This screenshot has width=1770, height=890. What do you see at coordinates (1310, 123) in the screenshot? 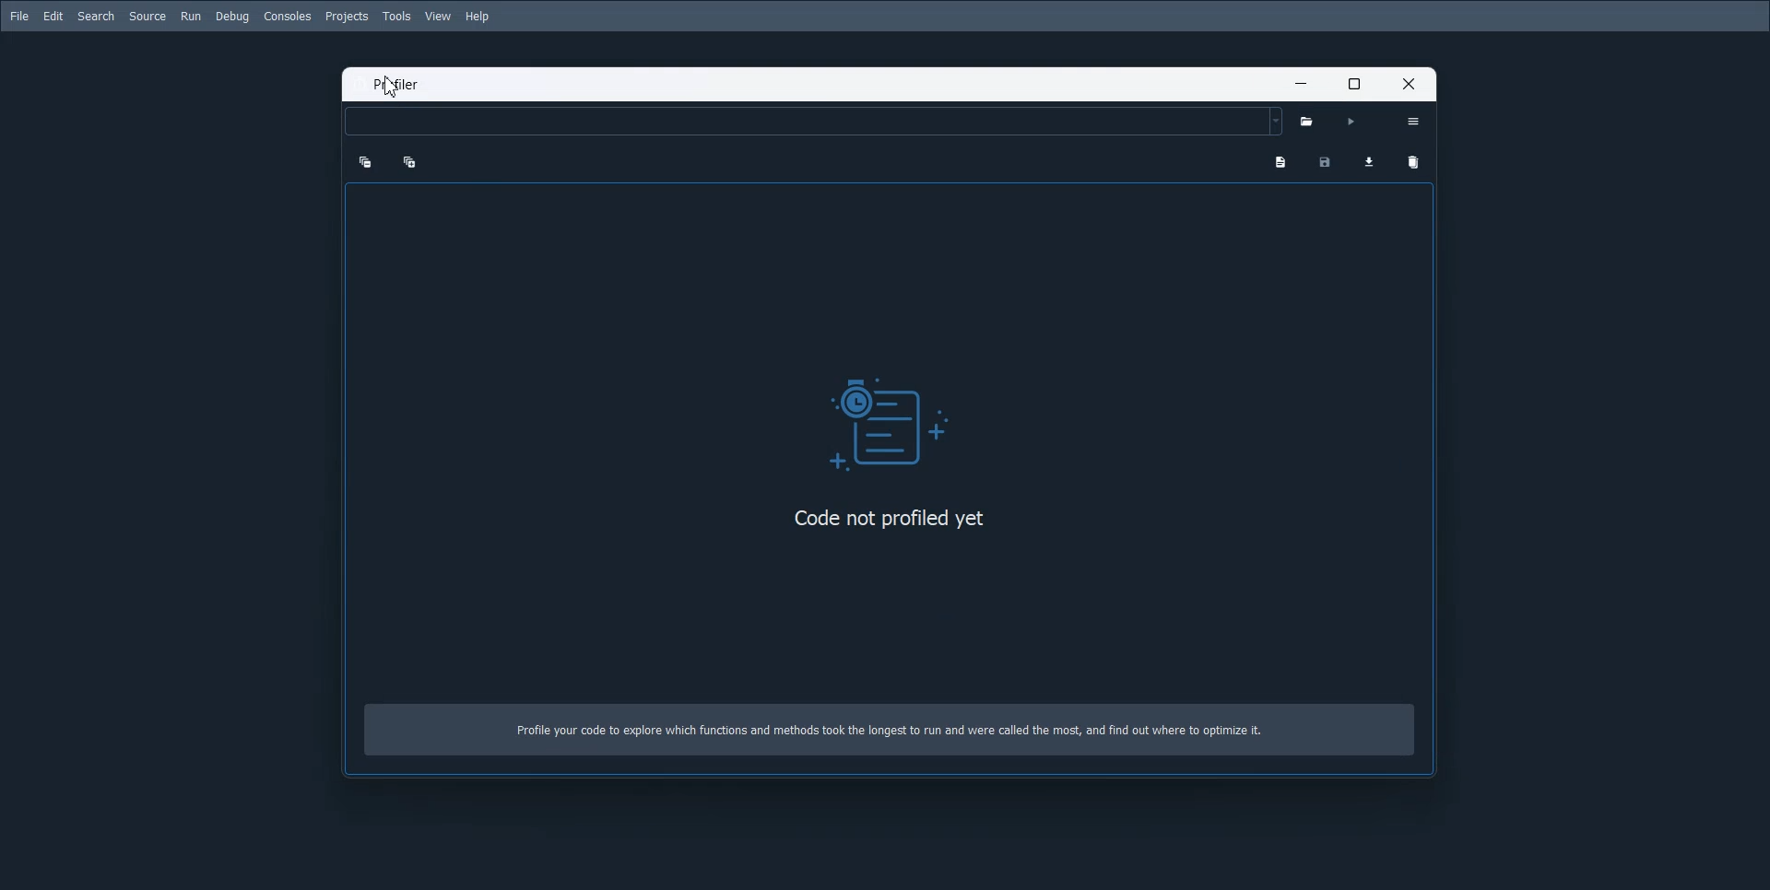
I see `Select python file` at bounding box center [1310, 123].